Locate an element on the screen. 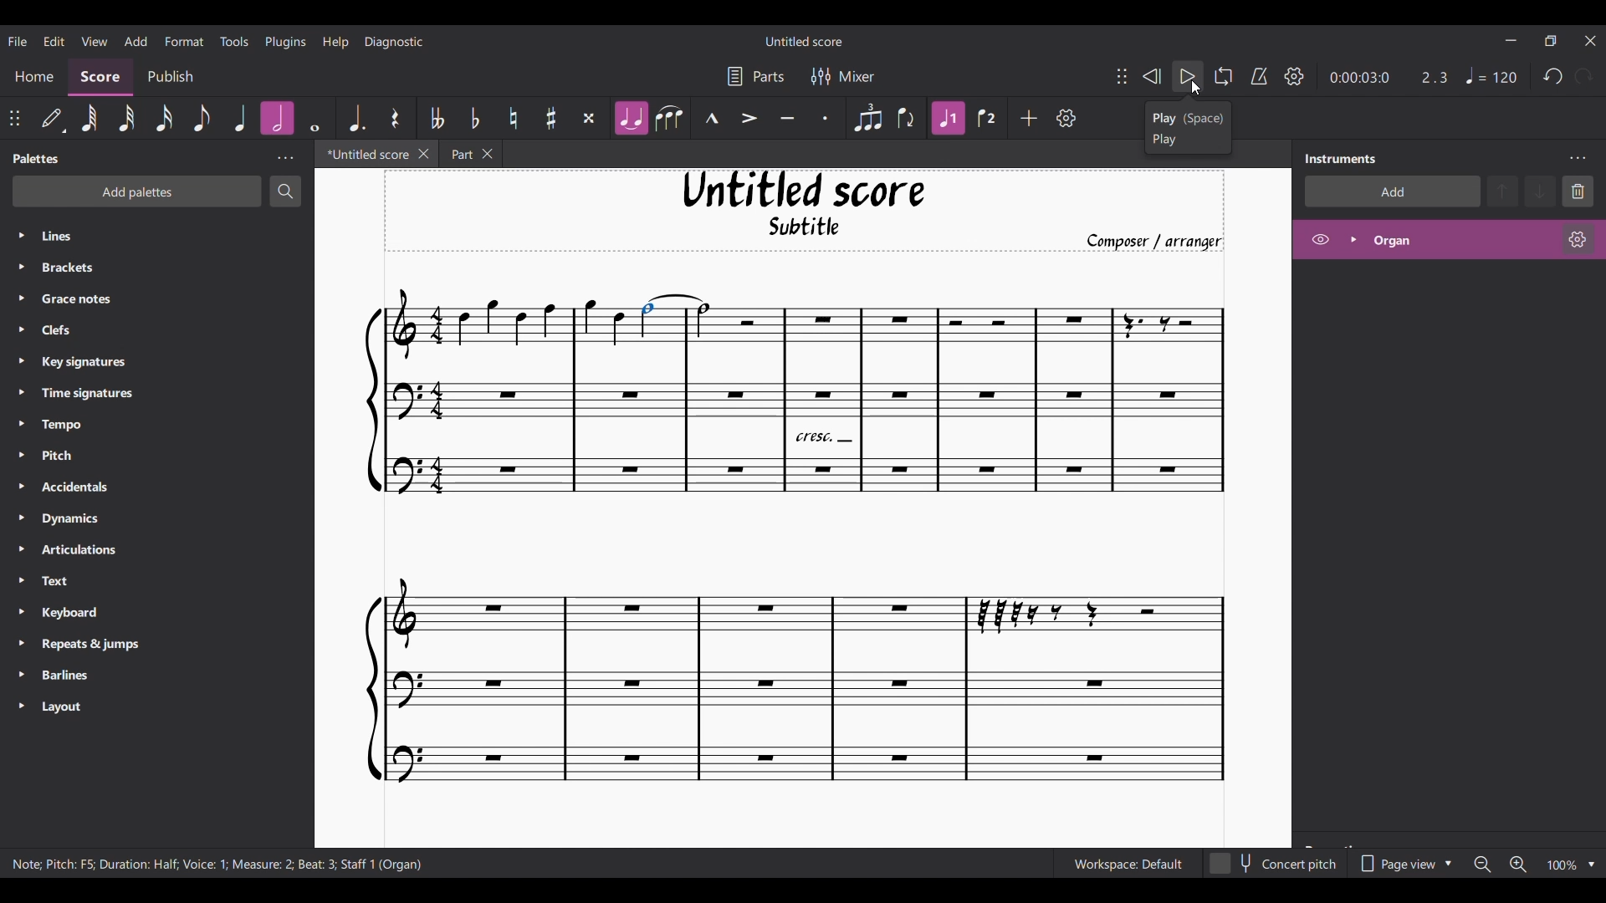 This screenshot has width=1606, height=903. Add palette is located at coordinates (159, 193).